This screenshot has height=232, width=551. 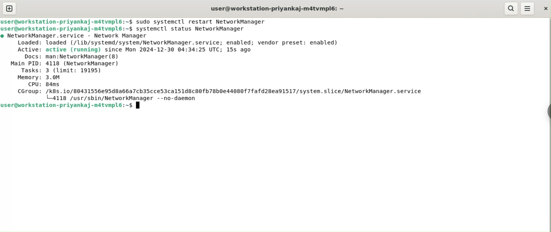 What do you see at coordinates (545, 9) in the screenshot?
I see `close` at bounding box center [545, 9].